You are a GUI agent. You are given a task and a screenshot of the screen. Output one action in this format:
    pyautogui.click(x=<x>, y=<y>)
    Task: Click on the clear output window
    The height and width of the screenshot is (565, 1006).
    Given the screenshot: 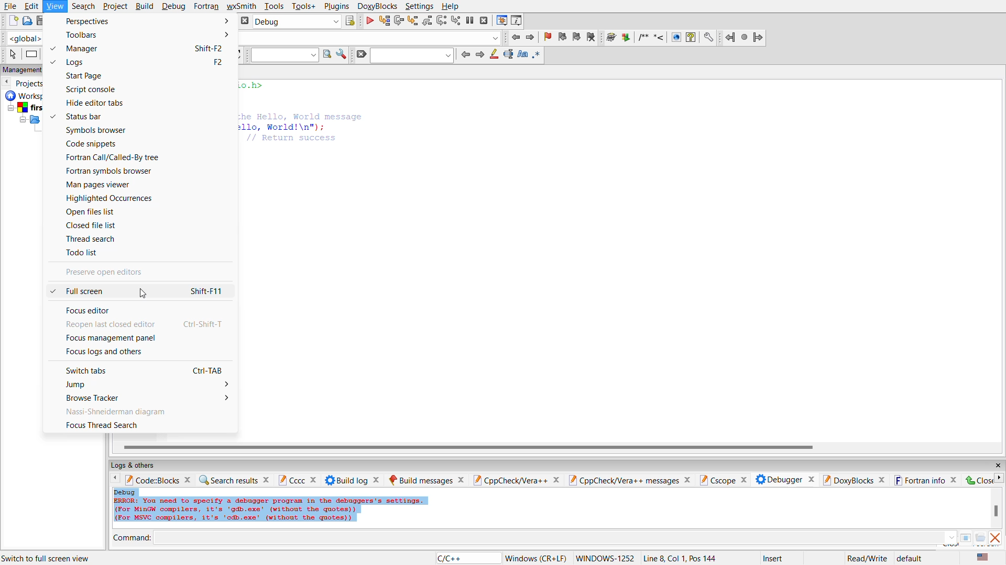 What is the action you would take?
    pyautogui.click(x=997, y=539)
    